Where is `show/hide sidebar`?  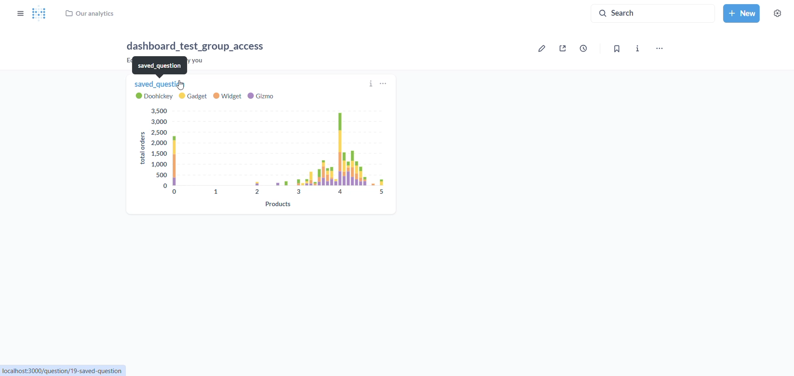
show/hide sidebar is located at coordinates (18, 13).